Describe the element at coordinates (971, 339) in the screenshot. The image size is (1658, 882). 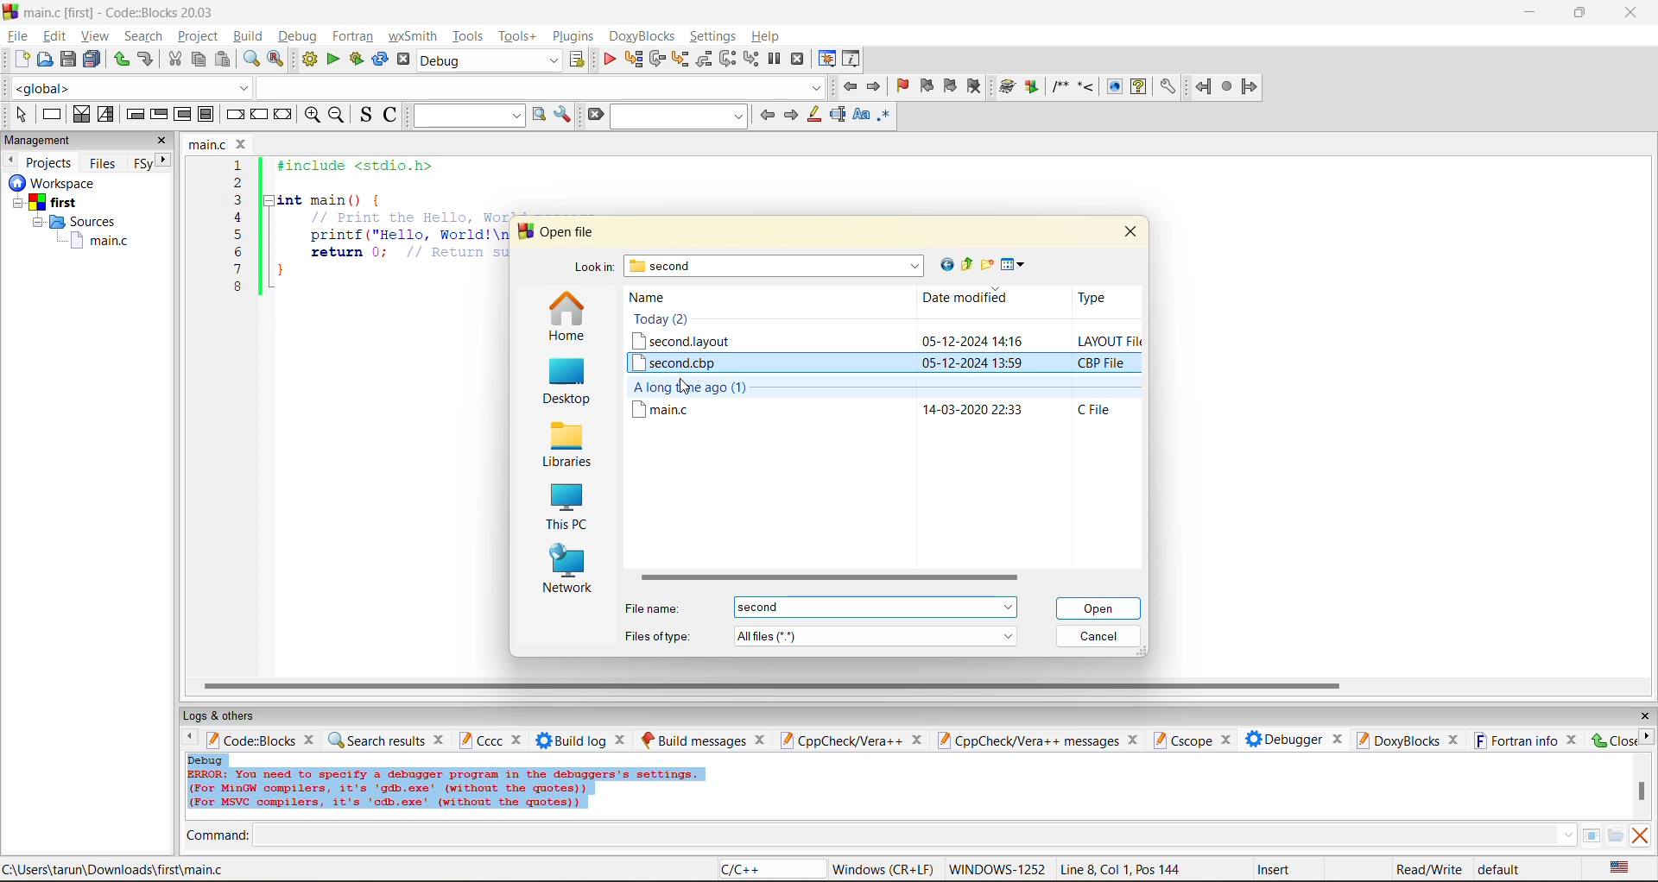
I see `Date and time` at that location.